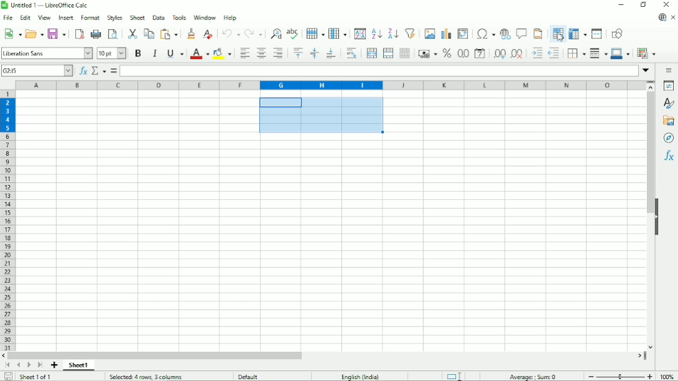 This screenshot has height=381, width=678. I want to click on Formula, so click(114, 71).